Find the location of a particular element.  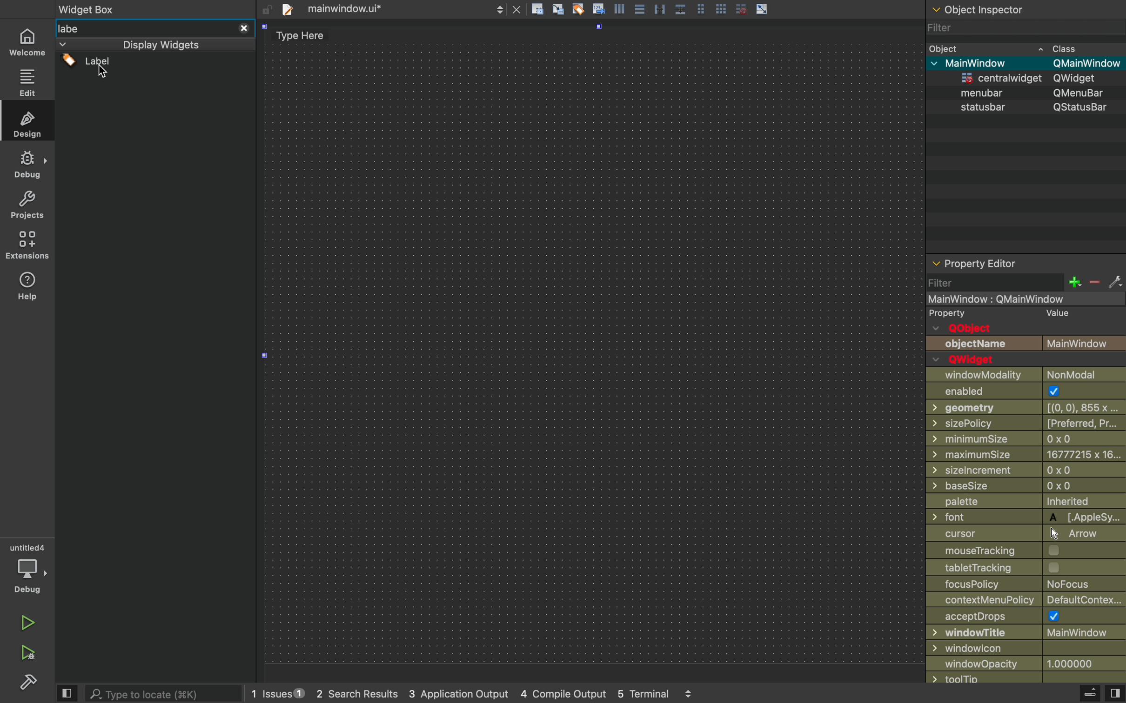

filter is located at coordinates (1020, 31).